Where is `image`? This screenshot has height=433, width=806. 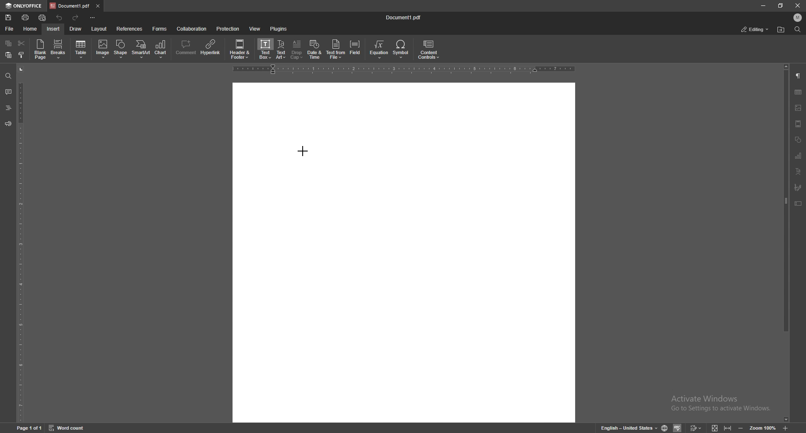 image is located at coordinates (799, 108).